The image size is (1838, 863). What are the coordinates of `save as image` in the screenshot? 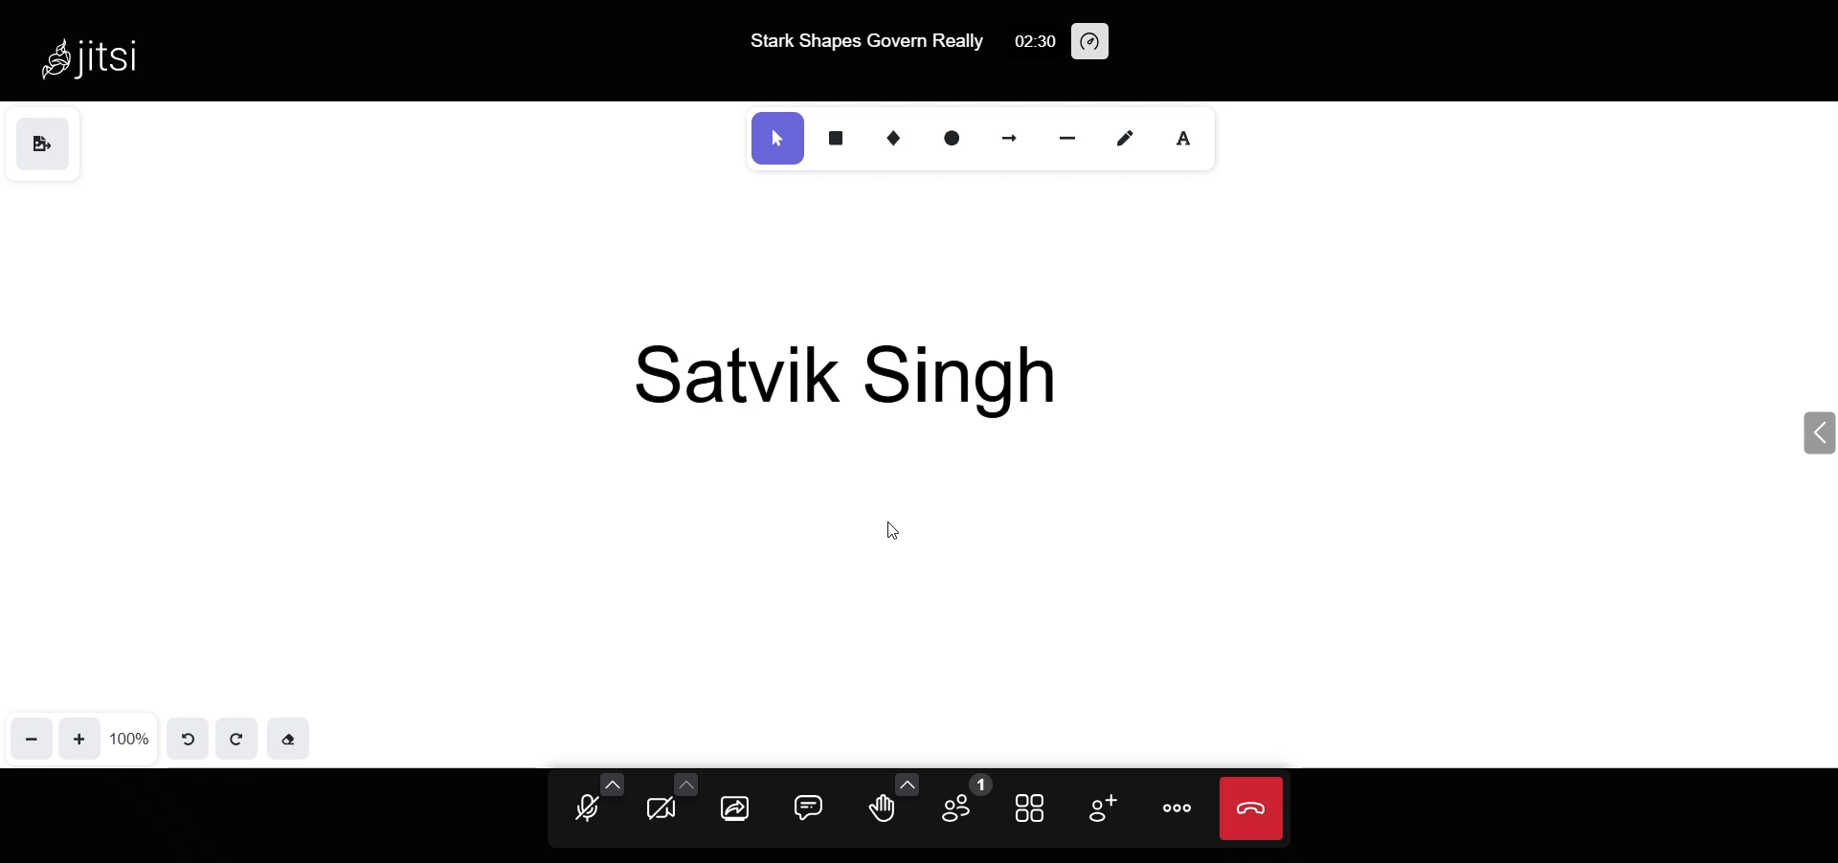 It's located at (42, 146).